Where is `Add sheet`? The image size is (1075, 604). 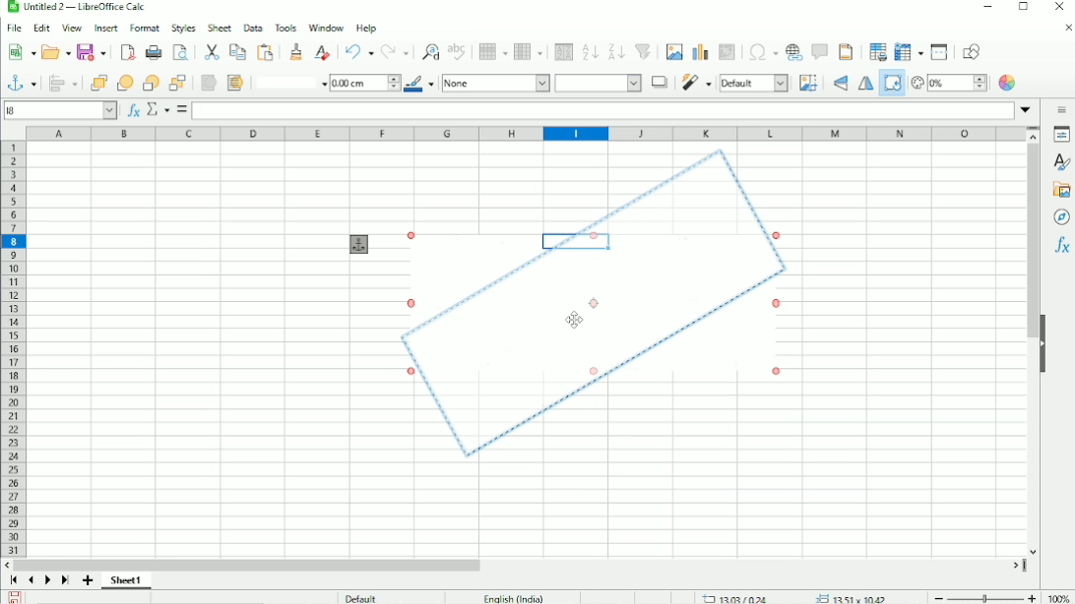 Add sheet is located at coordinates (87, 580).